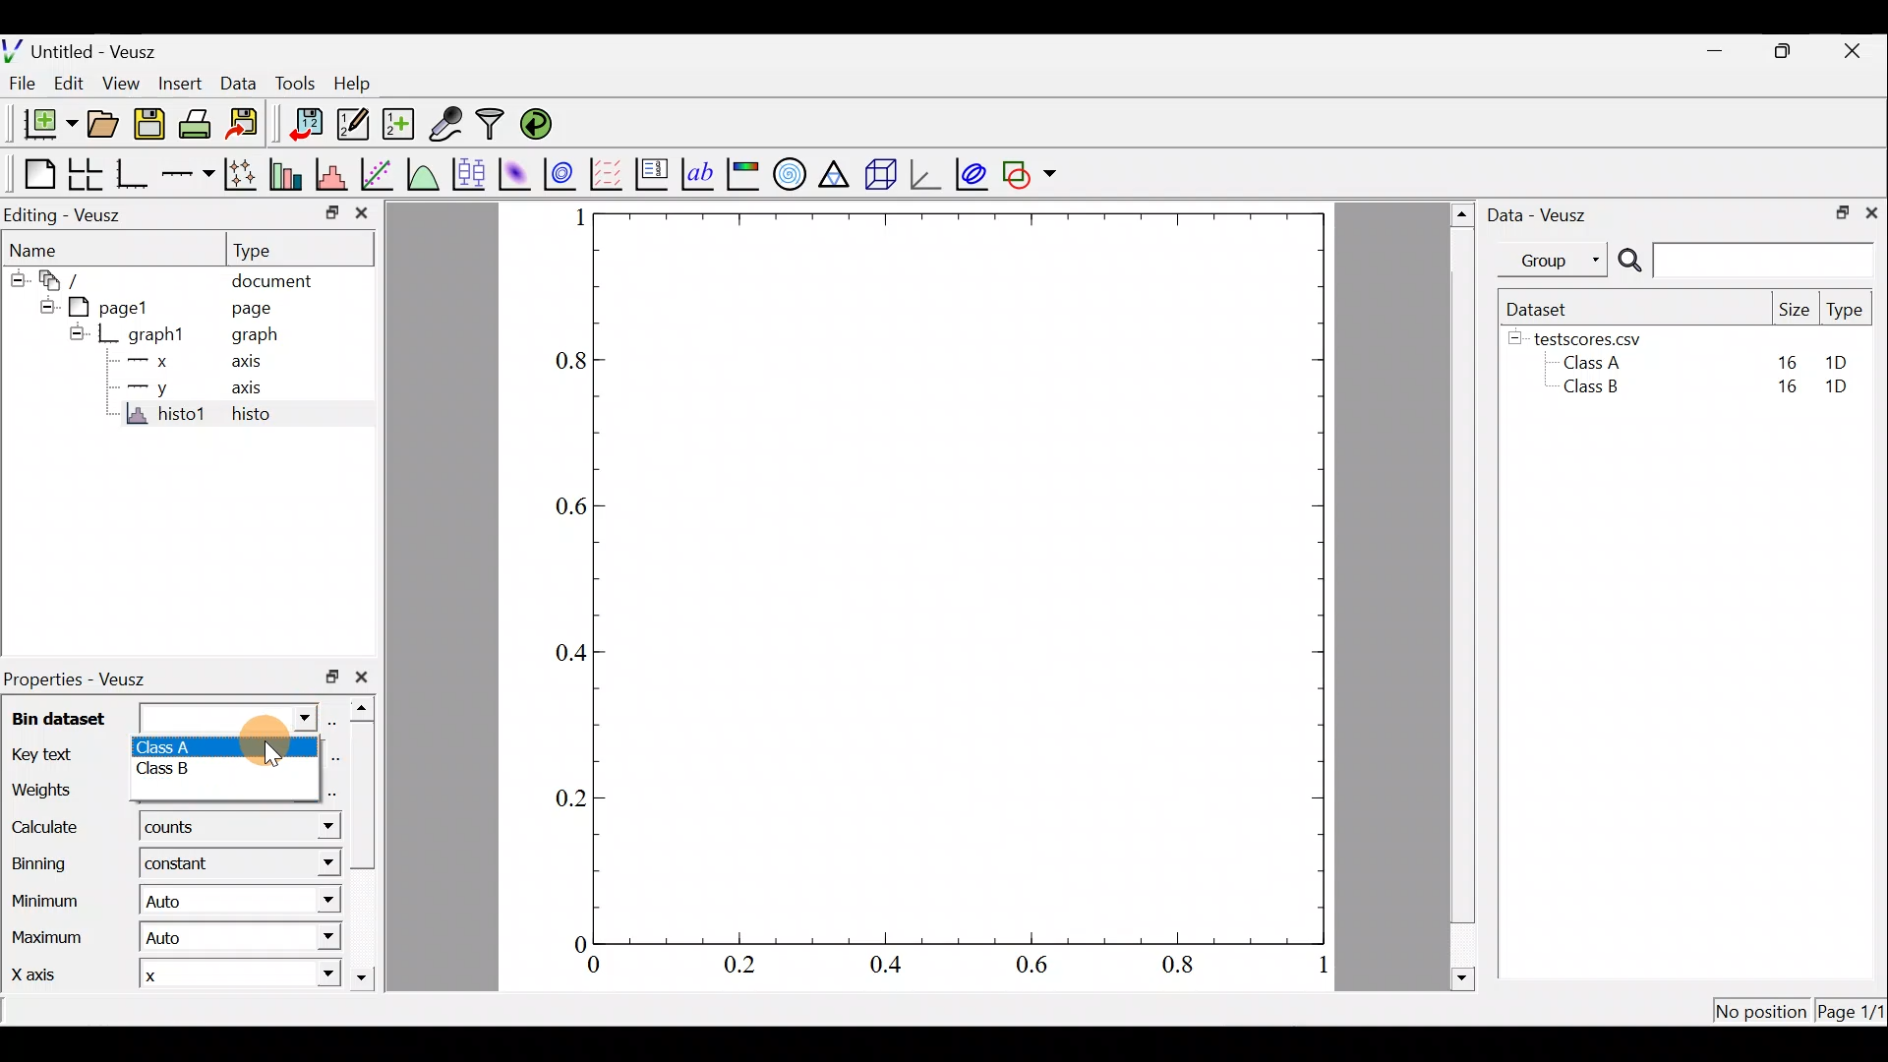  What do you see at coordinates (364, 846) in the screenshot?
I see `scroll bar` at bounding box center [364, 846].